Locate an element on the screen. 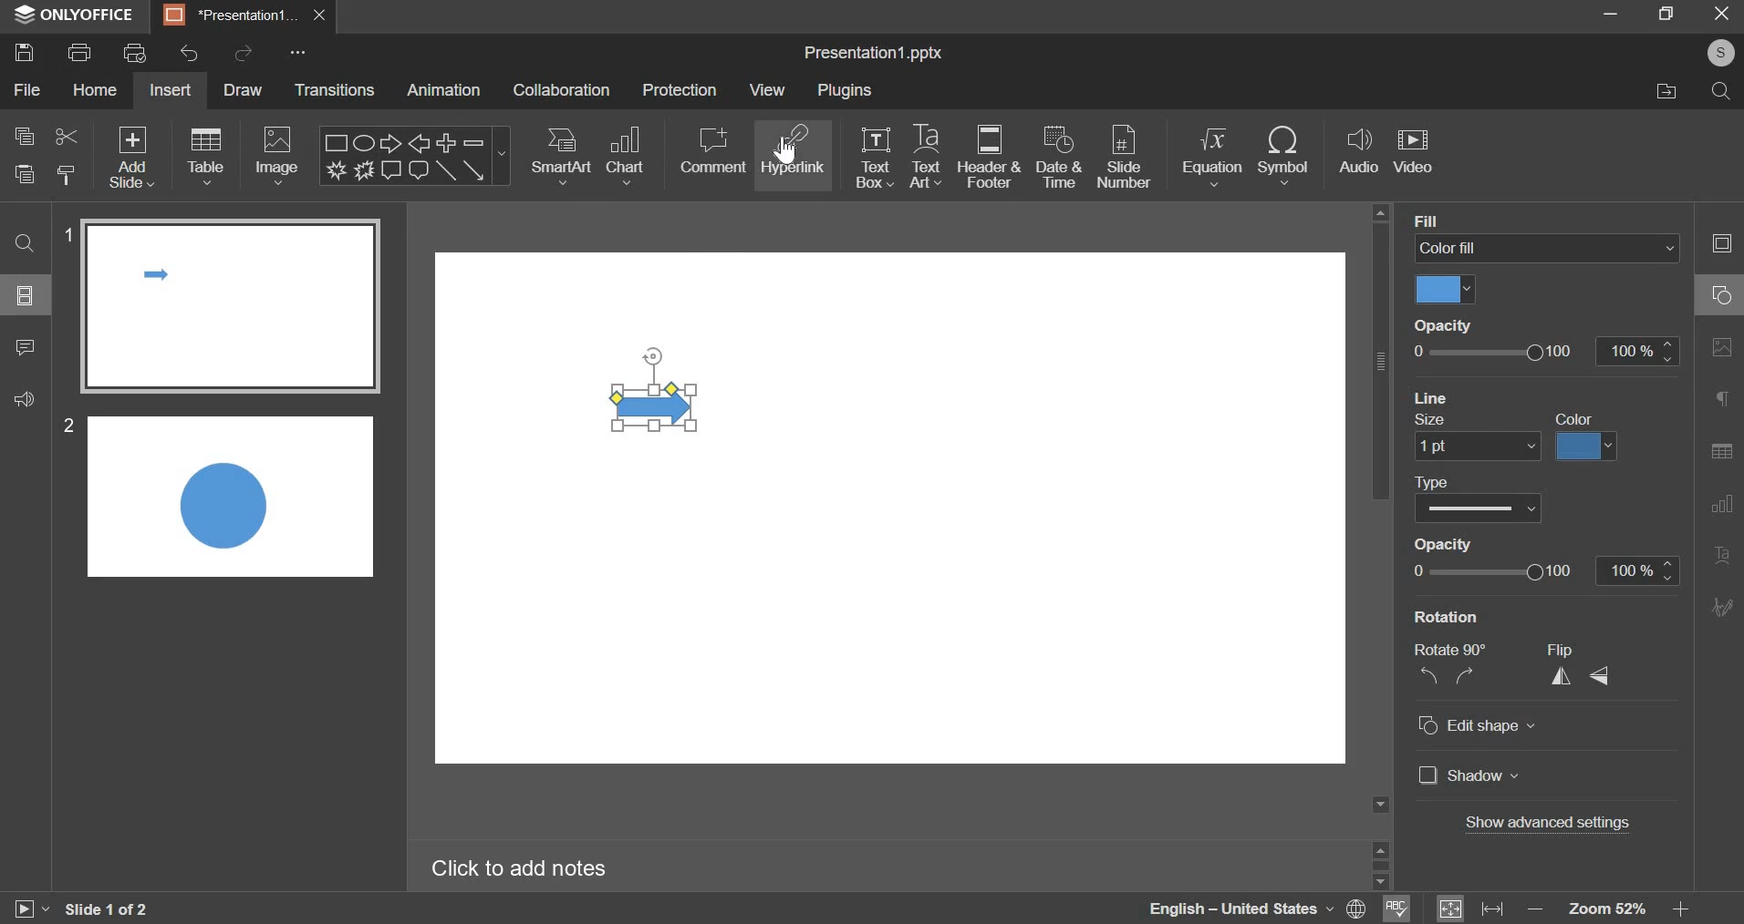  slider from 0 to 100 is located at coordinates (1498, 571).